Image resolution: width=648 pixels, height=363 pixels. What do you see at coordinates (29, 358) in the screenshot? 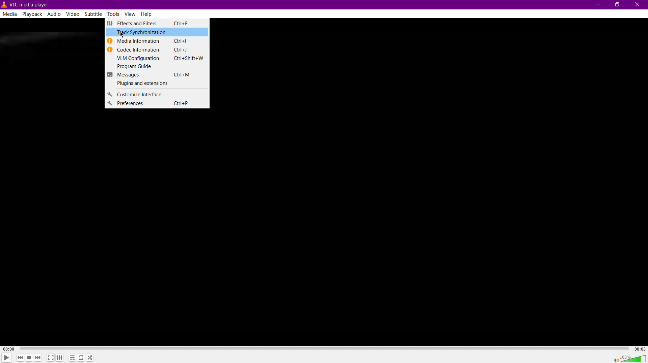
I see `Stop` at bounding box center [29, 358].